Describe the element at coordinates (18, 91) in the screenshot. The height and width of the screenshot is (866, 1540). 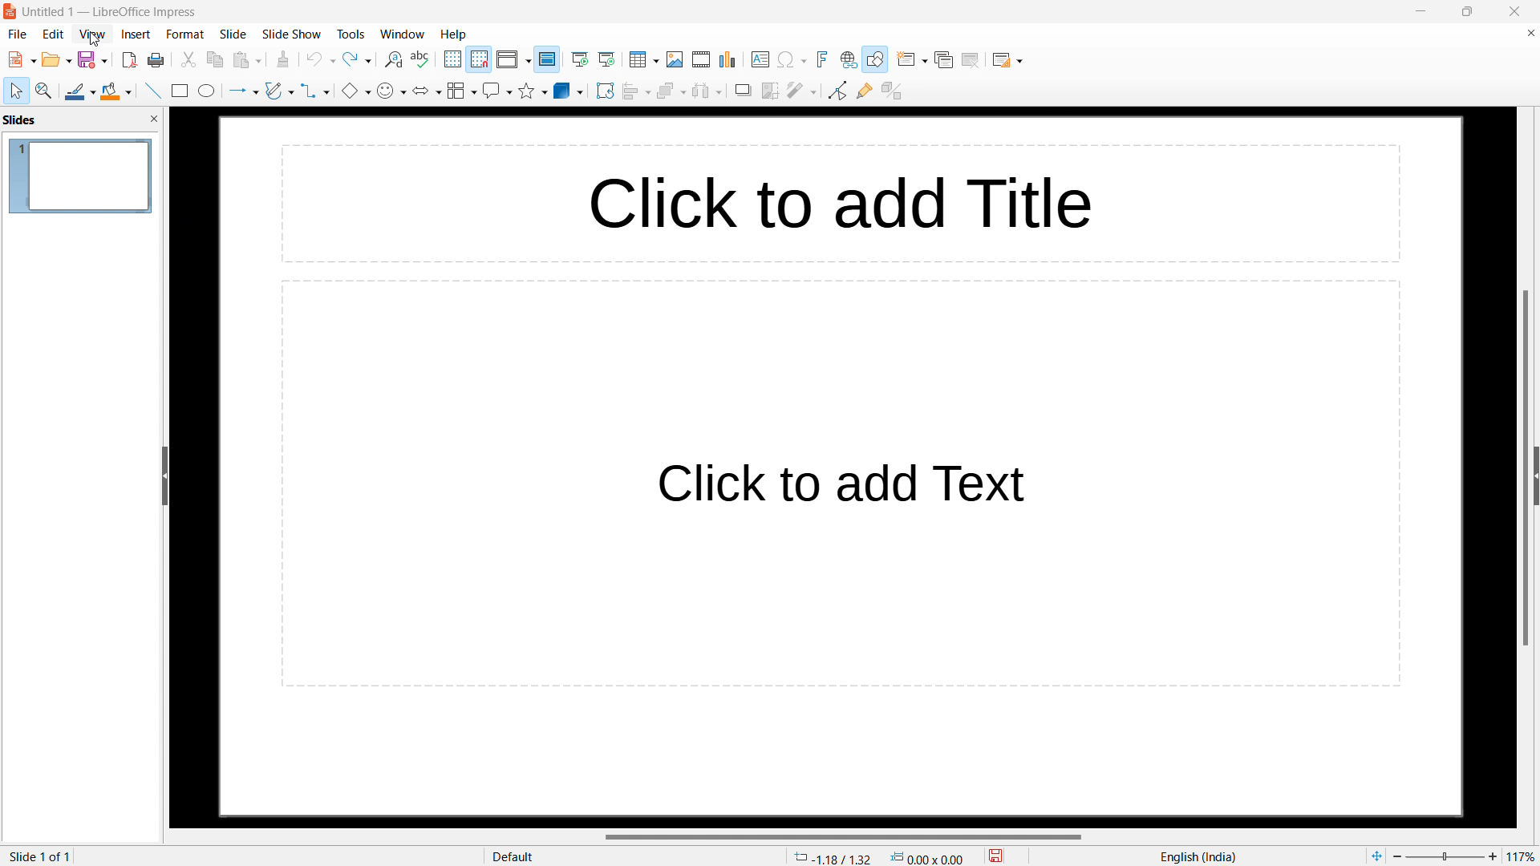
I see `select` at that location.